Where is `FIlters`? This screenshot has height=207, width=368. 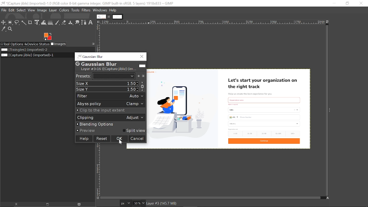 FIlters is located at coordinates (87, 10).